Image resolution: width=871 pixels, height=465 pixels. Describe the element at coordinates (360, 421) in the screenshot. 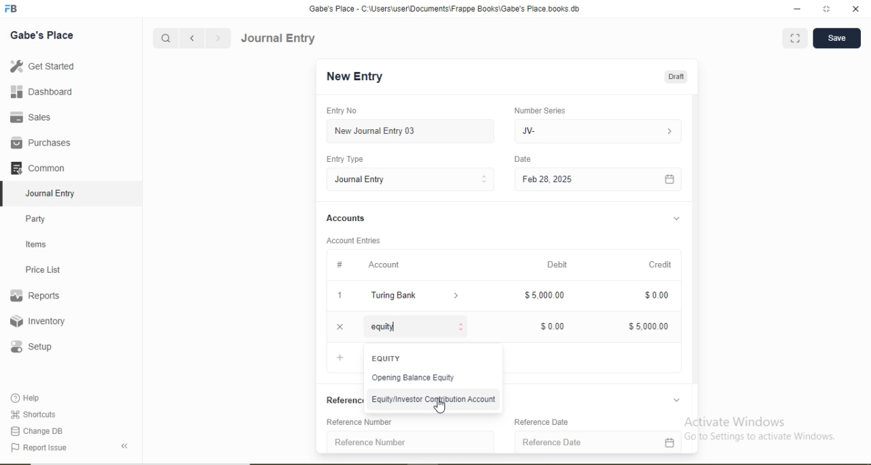

I see `Reference Number` at that location.